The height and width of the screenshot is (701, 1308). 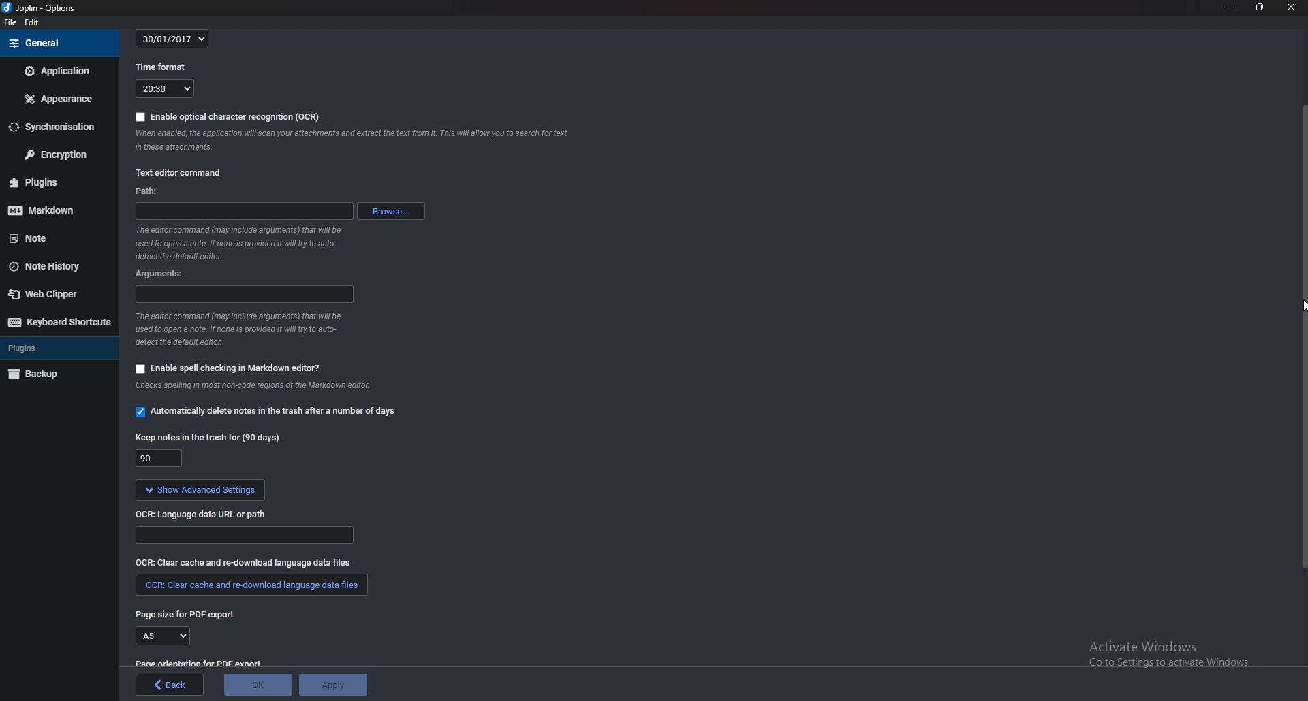 What do you see at coordinates (57, 127) in the screenshot?
I see `Synchronization` at bounding box center [57, 127].